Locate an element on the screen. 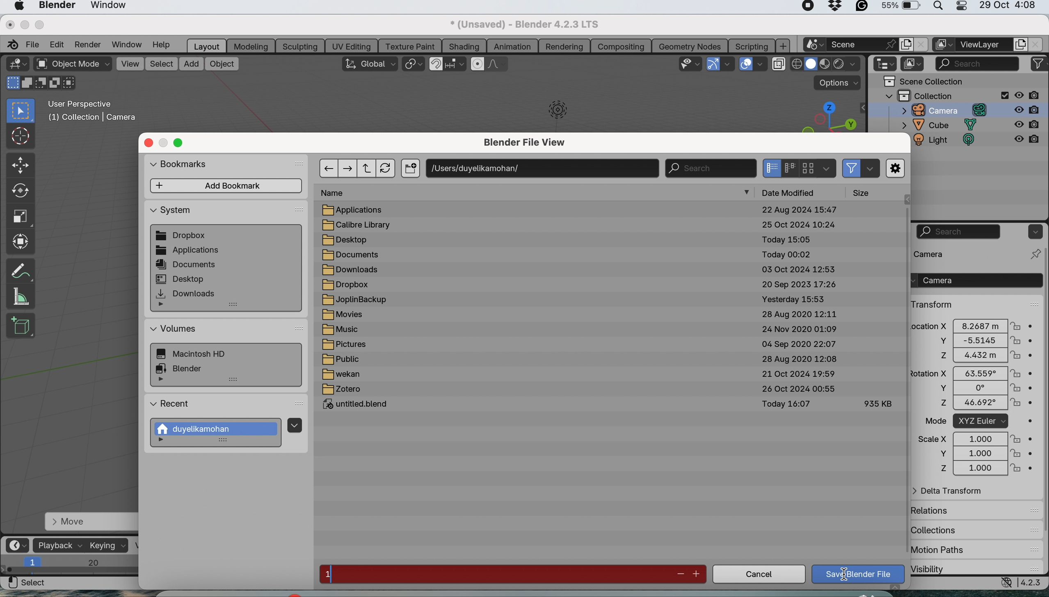 The height and width of the screenshot is (597, 1049). y 1.000 is located at coordinates (975, 453).